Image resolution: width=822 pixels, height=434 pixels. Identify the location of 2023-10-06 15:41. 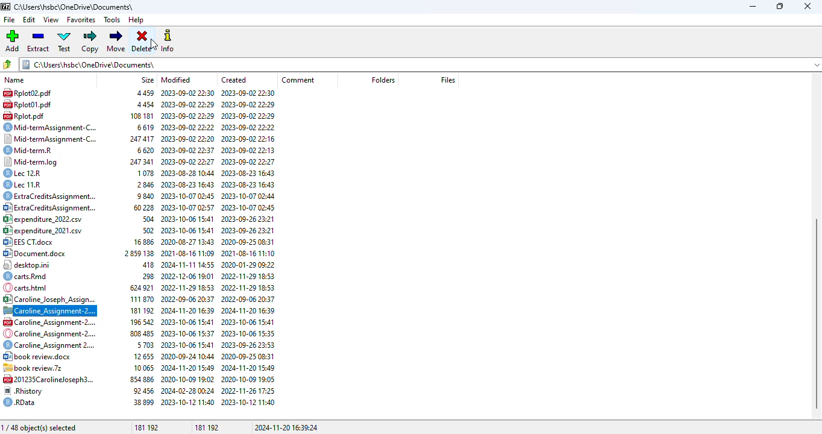
(189, 219).